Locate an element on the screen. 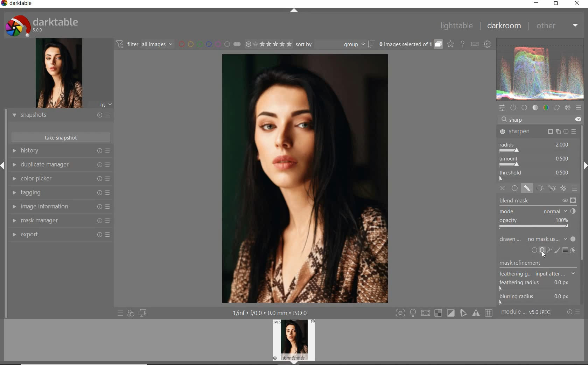 This screenshot has width=588, height=365. threshold is located at coordinates (536, 176).